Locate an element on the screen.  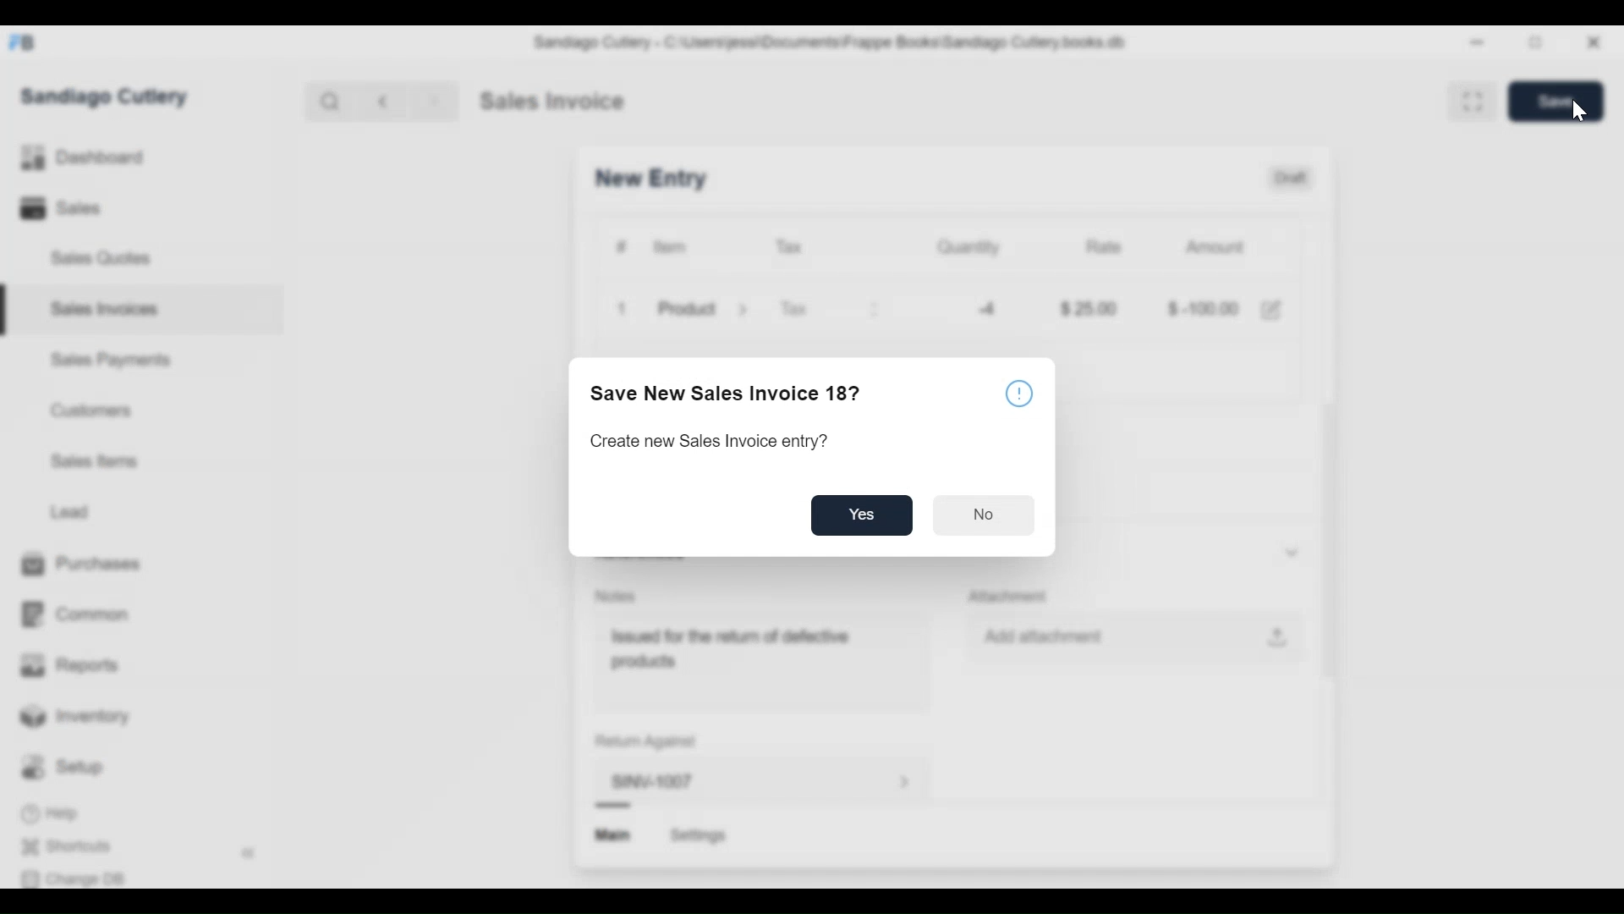
No is located at coordinates (979, 515).